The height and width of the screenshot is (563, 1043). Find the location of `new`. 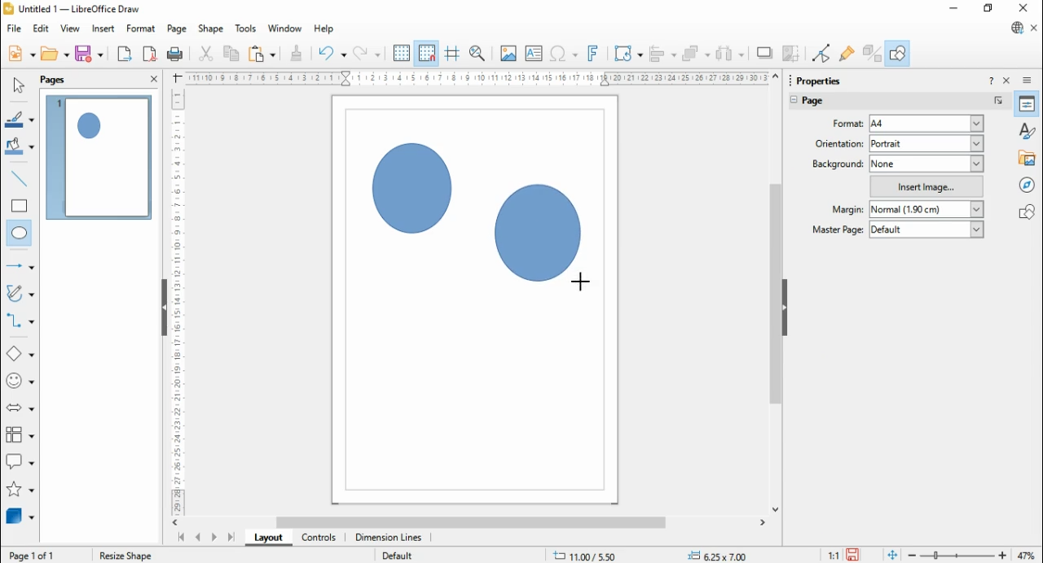

new is located at coordinates (21, 53).